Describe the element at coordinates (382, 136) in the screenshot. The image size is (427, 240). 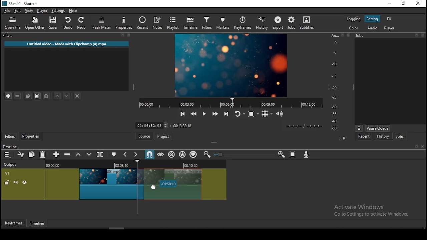
I see `history` at that location.